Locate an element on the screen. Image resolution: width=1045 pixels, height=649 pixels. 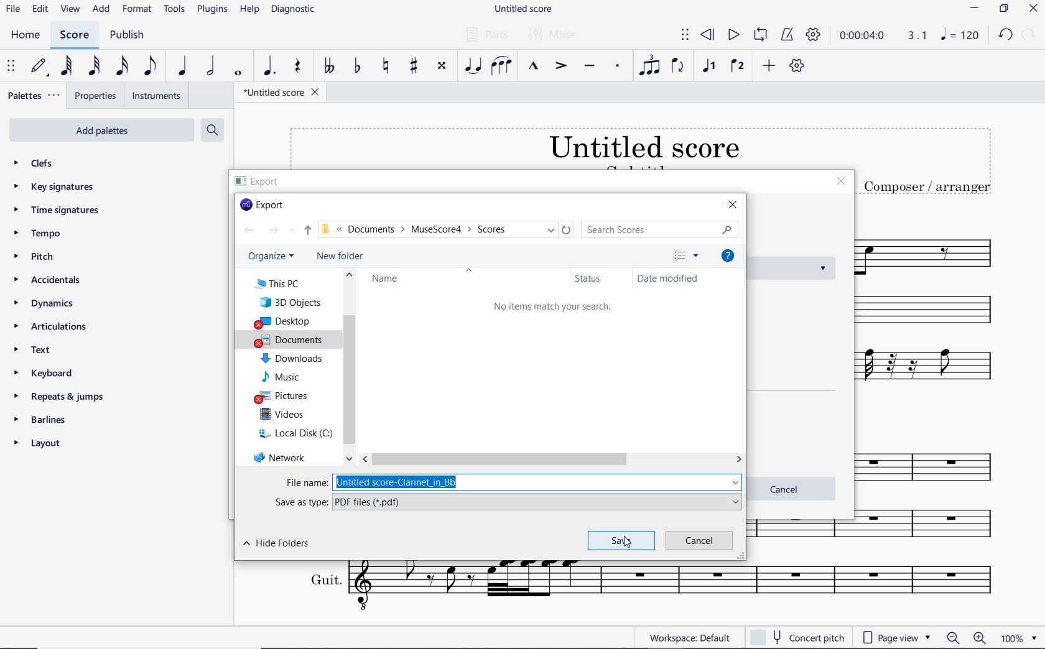
file name is located at coordinates (515, 482).